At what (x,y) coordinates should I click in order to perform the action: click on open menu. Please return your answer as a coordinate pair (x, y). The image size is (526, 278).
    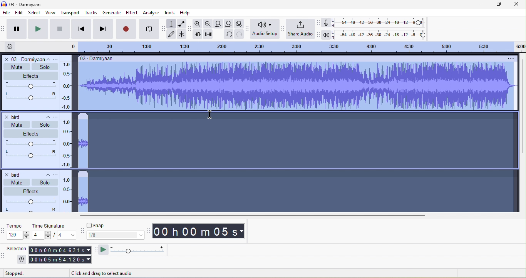
    Looking at the image, I should click on (57, 59).